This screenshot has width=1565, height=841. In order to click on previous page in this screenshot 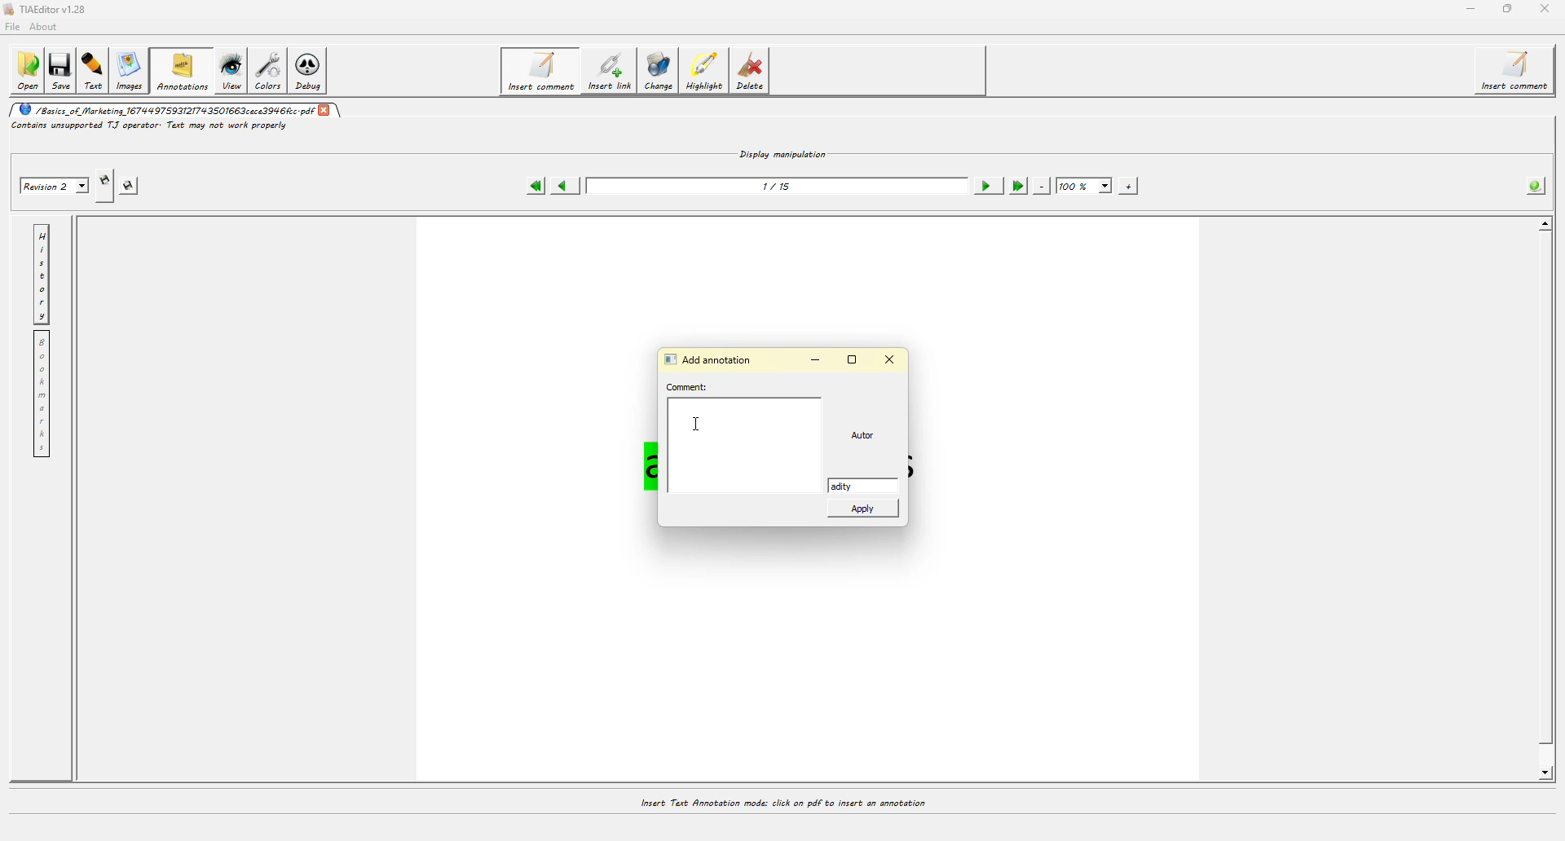, I will do `click(564, 187)`.